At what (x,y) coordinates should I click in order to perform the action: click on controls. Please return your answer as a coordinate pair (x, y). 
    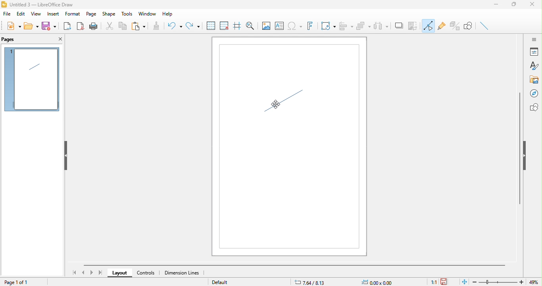
    Looking at the image, I should click on (146, 274).